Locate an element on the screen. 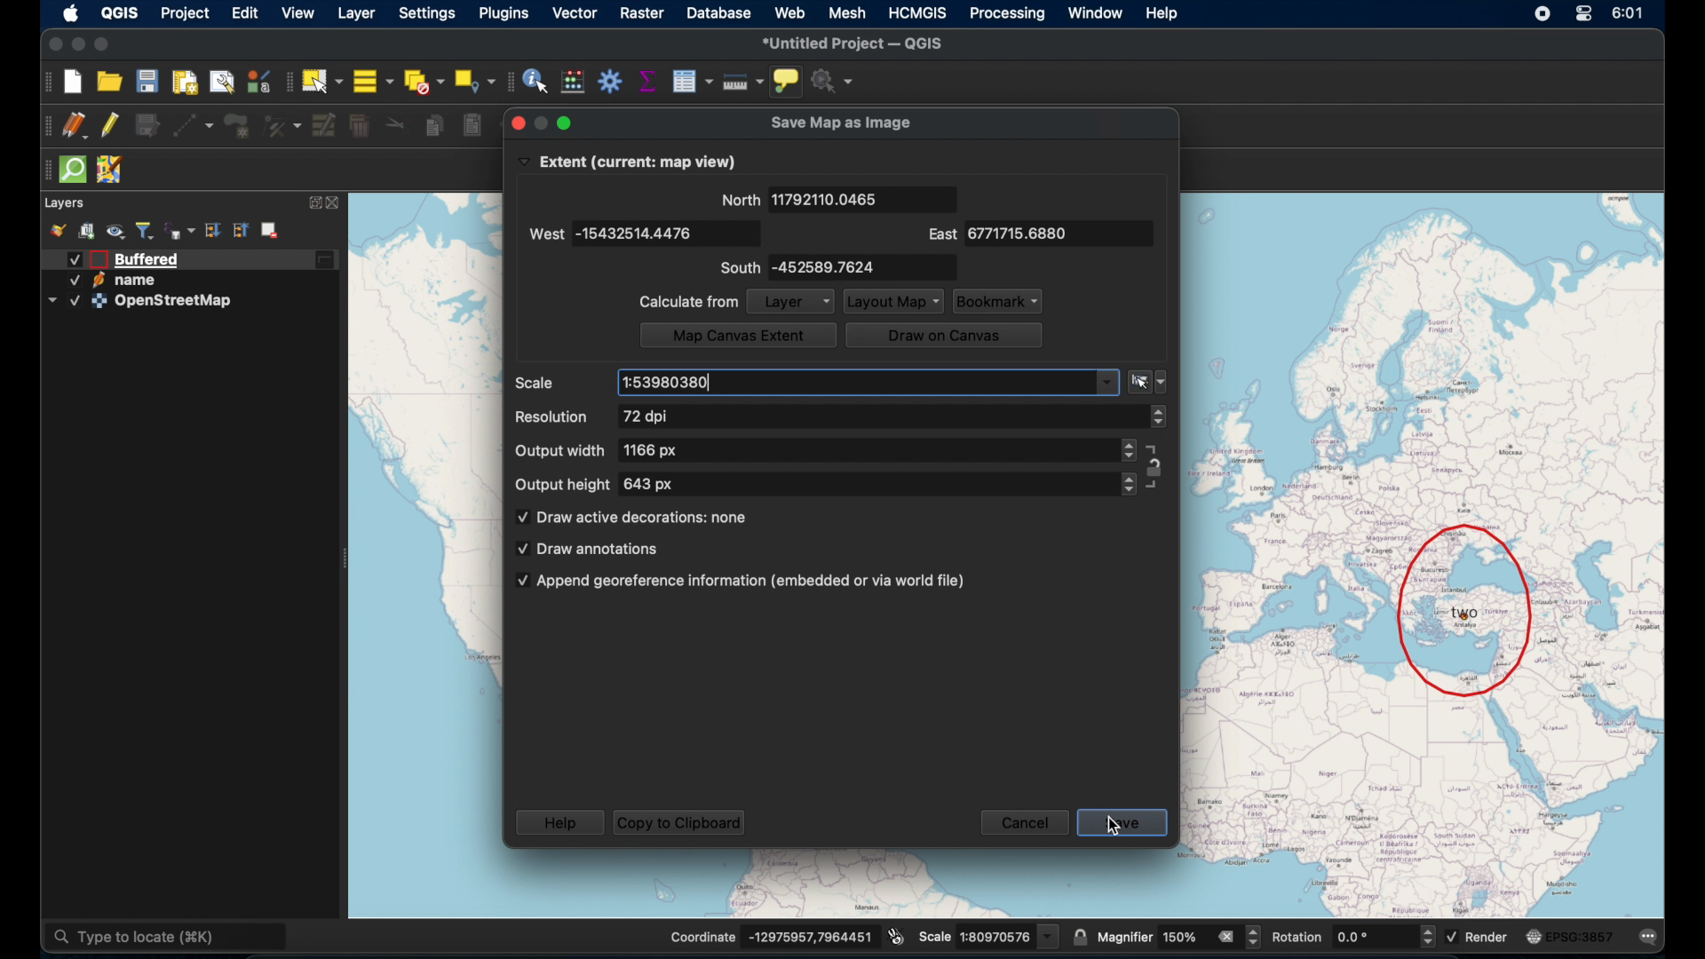  close is located at coordinates (517, 124).